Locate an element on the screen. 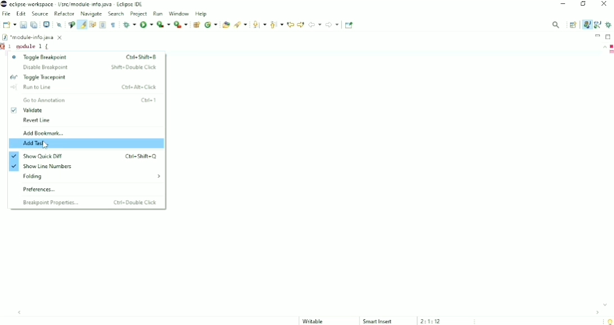  Vertical scrollbar is located at coordinates (602, 176).